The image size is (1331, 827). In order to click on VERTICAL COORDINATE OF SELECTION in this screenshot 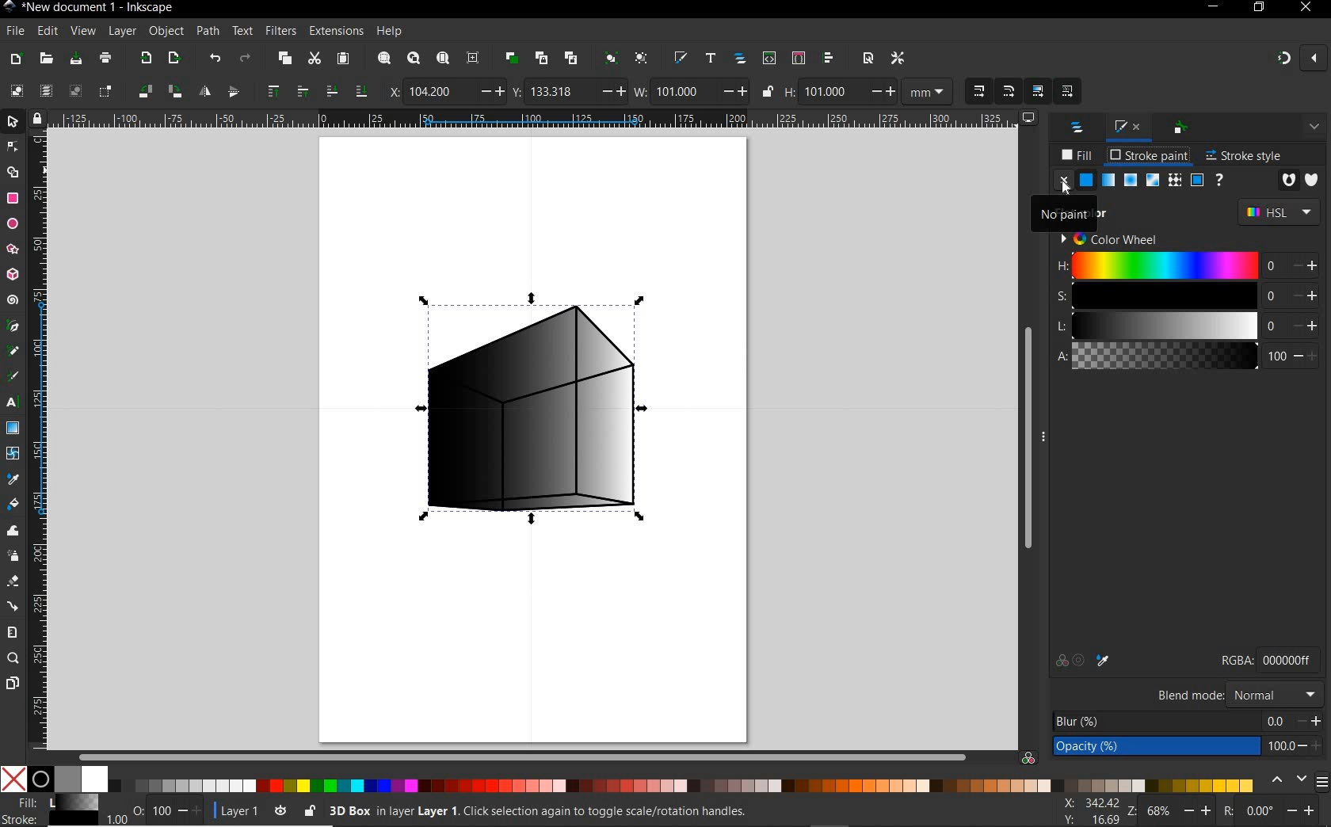, I will do `click(517, 90)`.